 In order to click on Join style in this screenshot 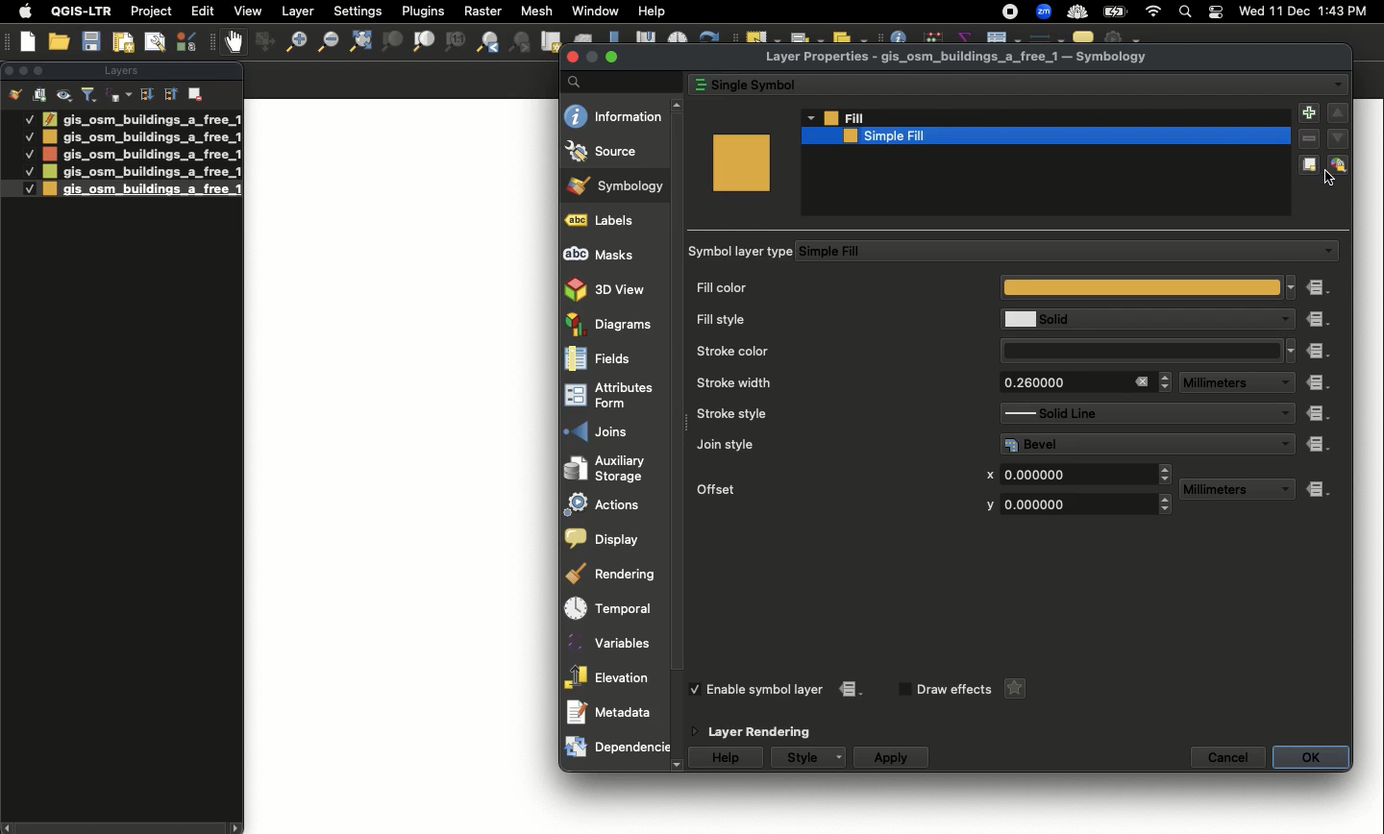, I will do `click(833, 444)`.